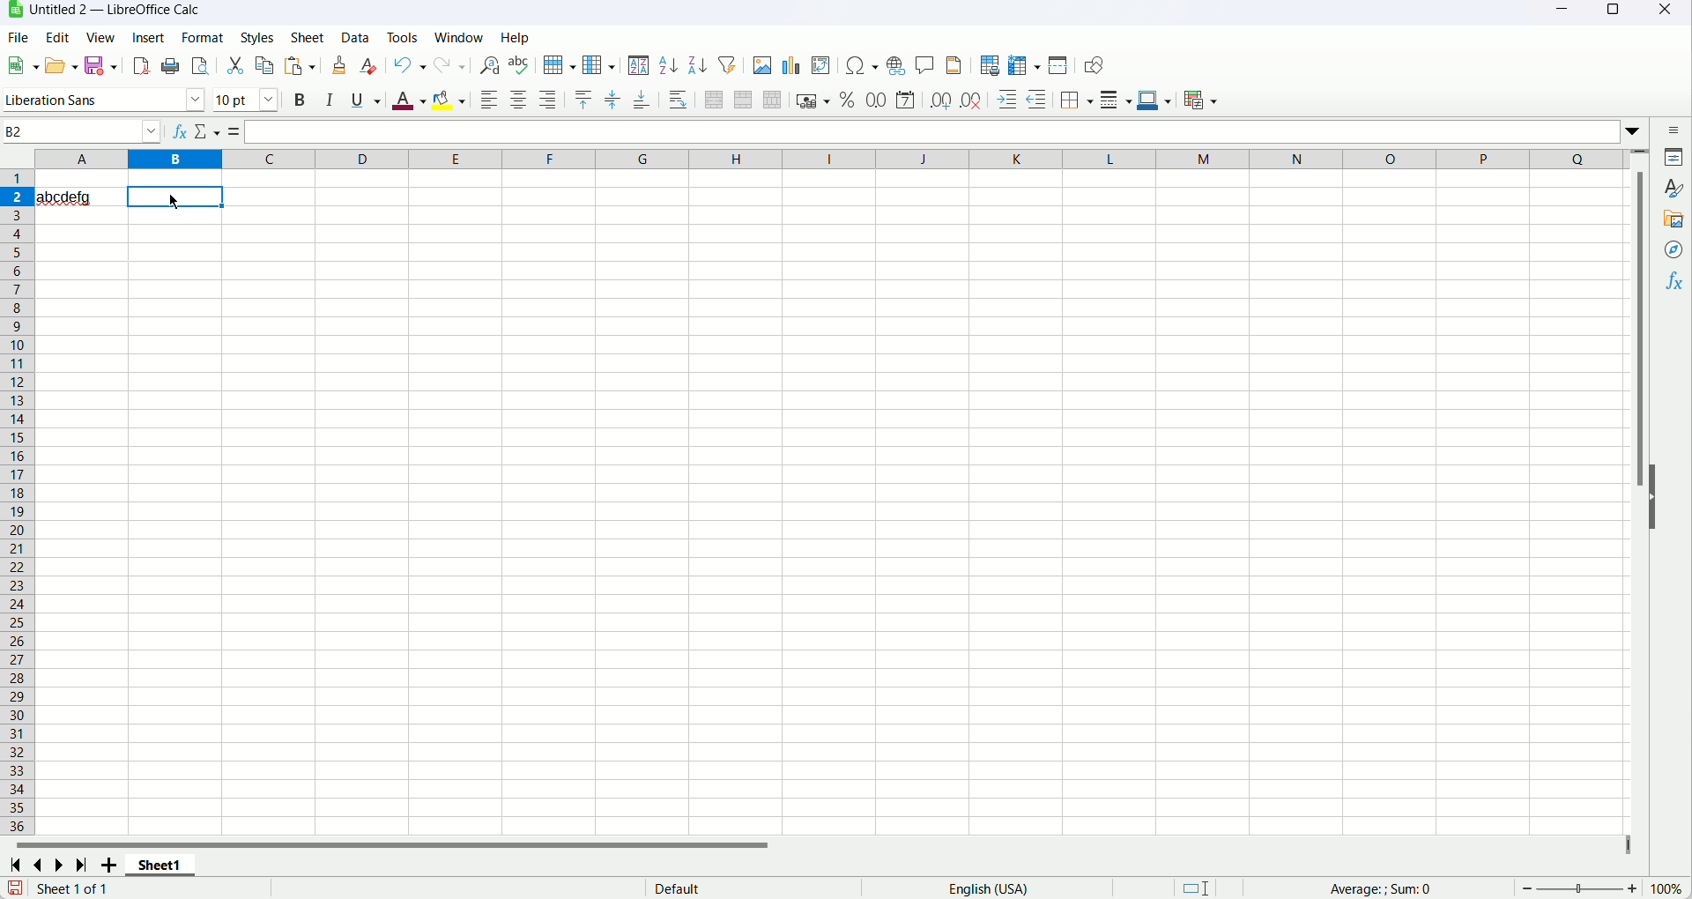 The image size is (1692, 899). Describe the element at coordinates (234, 65) in the screenshot. I see `cut` at that location.